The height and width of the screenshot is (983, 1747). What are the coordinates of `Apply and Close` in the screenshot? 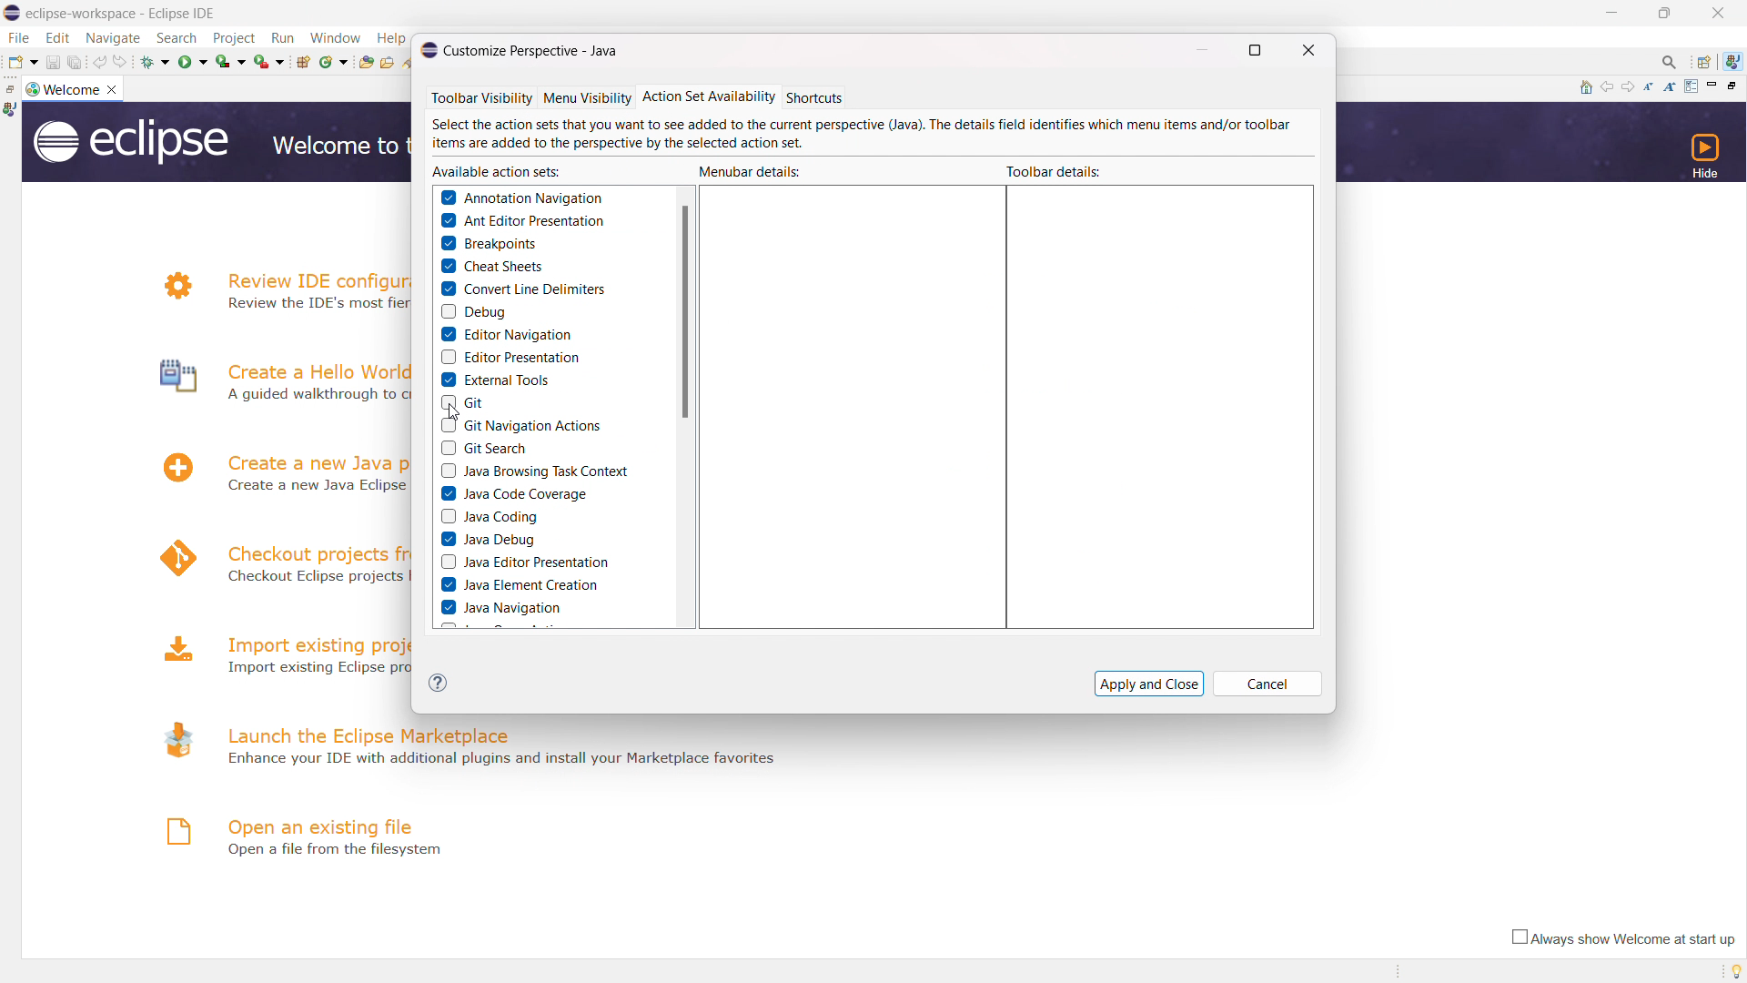 It's located at (1141, 684).